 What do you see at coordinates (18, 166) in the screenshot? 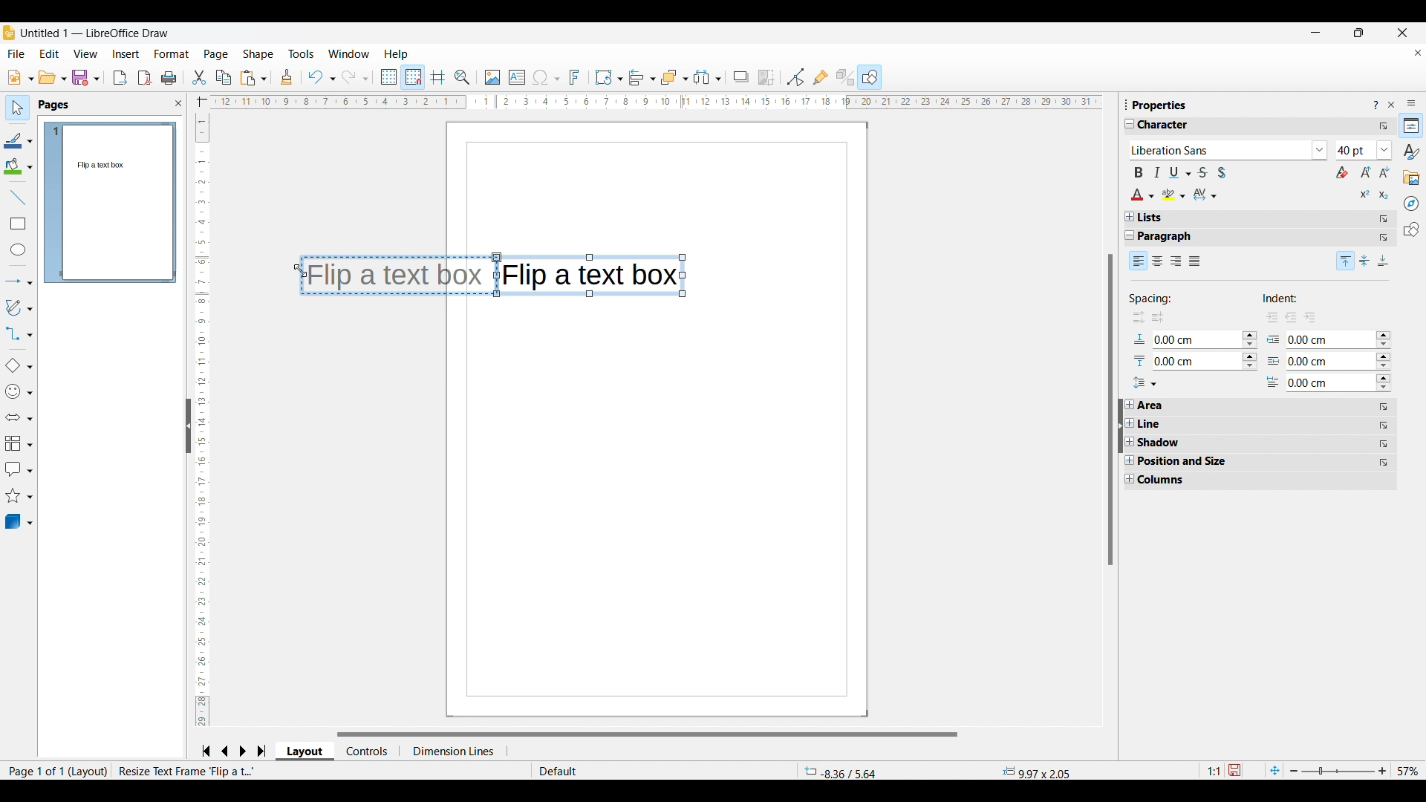
I see `Fill color options` at bounding box center [18, 166].